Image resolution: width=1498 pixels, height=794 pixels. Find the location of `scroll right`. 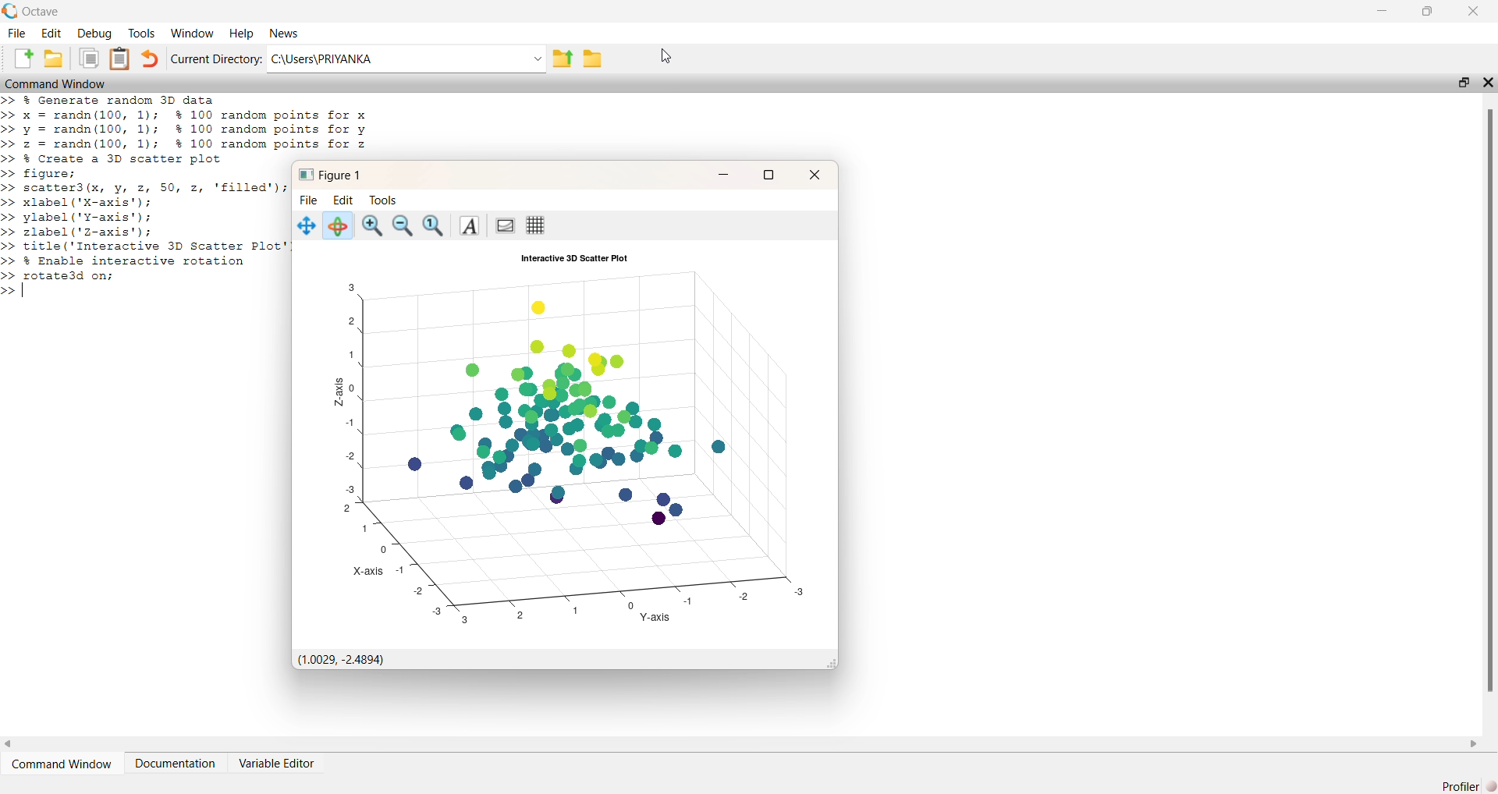

scroll right is located at coordinates (1473, 744).